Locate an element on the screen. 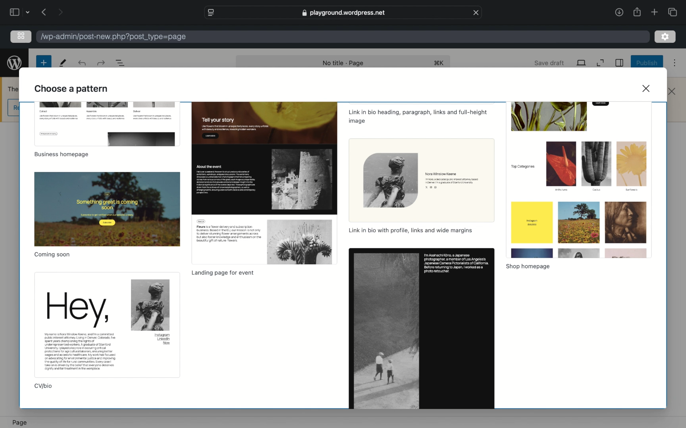 The image size is (686, 428). next page is located at coordinates (60, 12).